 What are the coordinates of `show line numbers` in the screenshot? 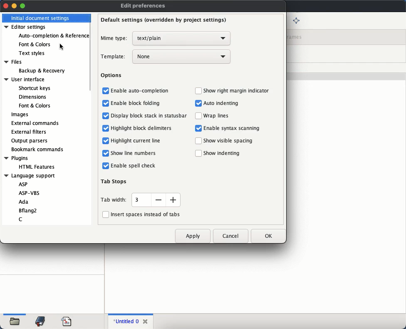 It's located at (129, 153).